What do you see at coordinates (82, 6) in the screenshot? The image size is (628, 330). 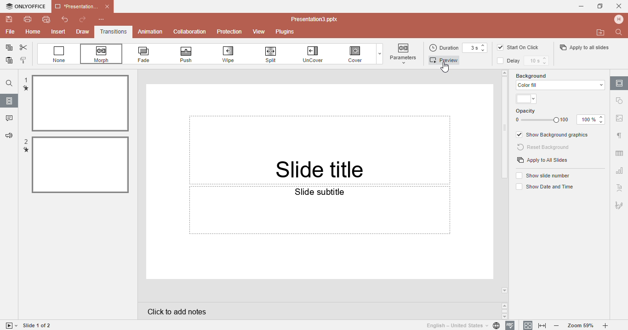 I see `Document name` at bounding box center [82, 6].